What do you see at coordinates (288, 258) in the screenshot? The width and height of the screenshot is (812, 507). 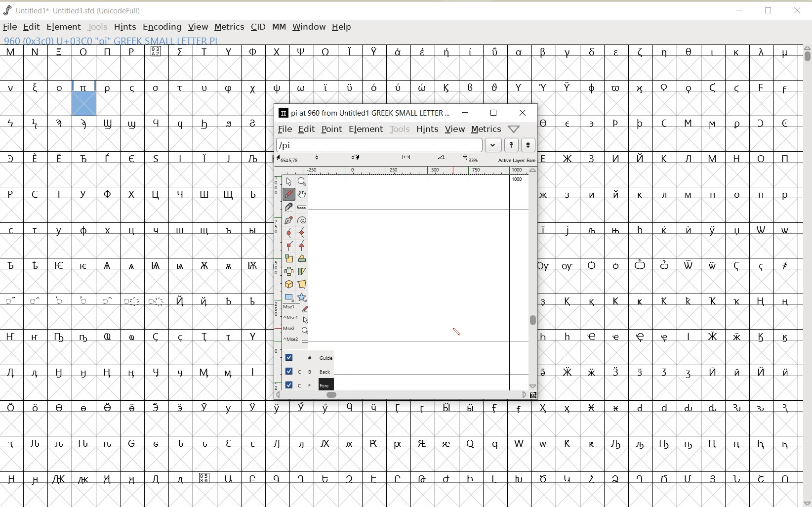 I see `scale the selection` at bounding box center [288, 258].